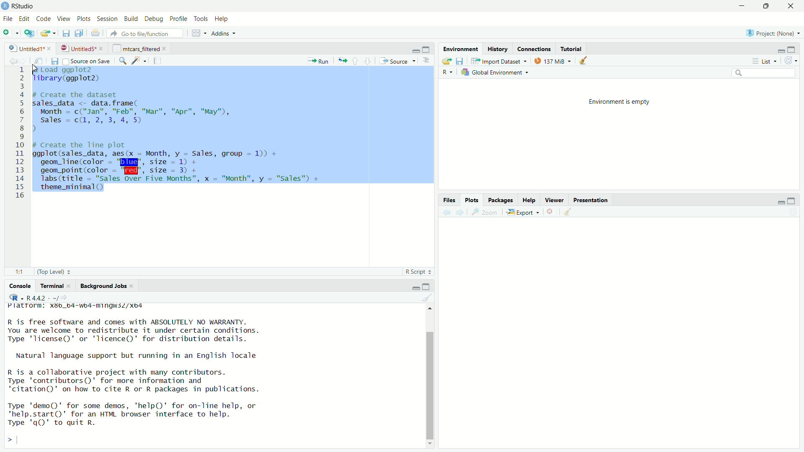 This screenshot has height=452, width=804. Describe the element at coordinates (26, 62) in the screenshot. I see `forward` at that location.